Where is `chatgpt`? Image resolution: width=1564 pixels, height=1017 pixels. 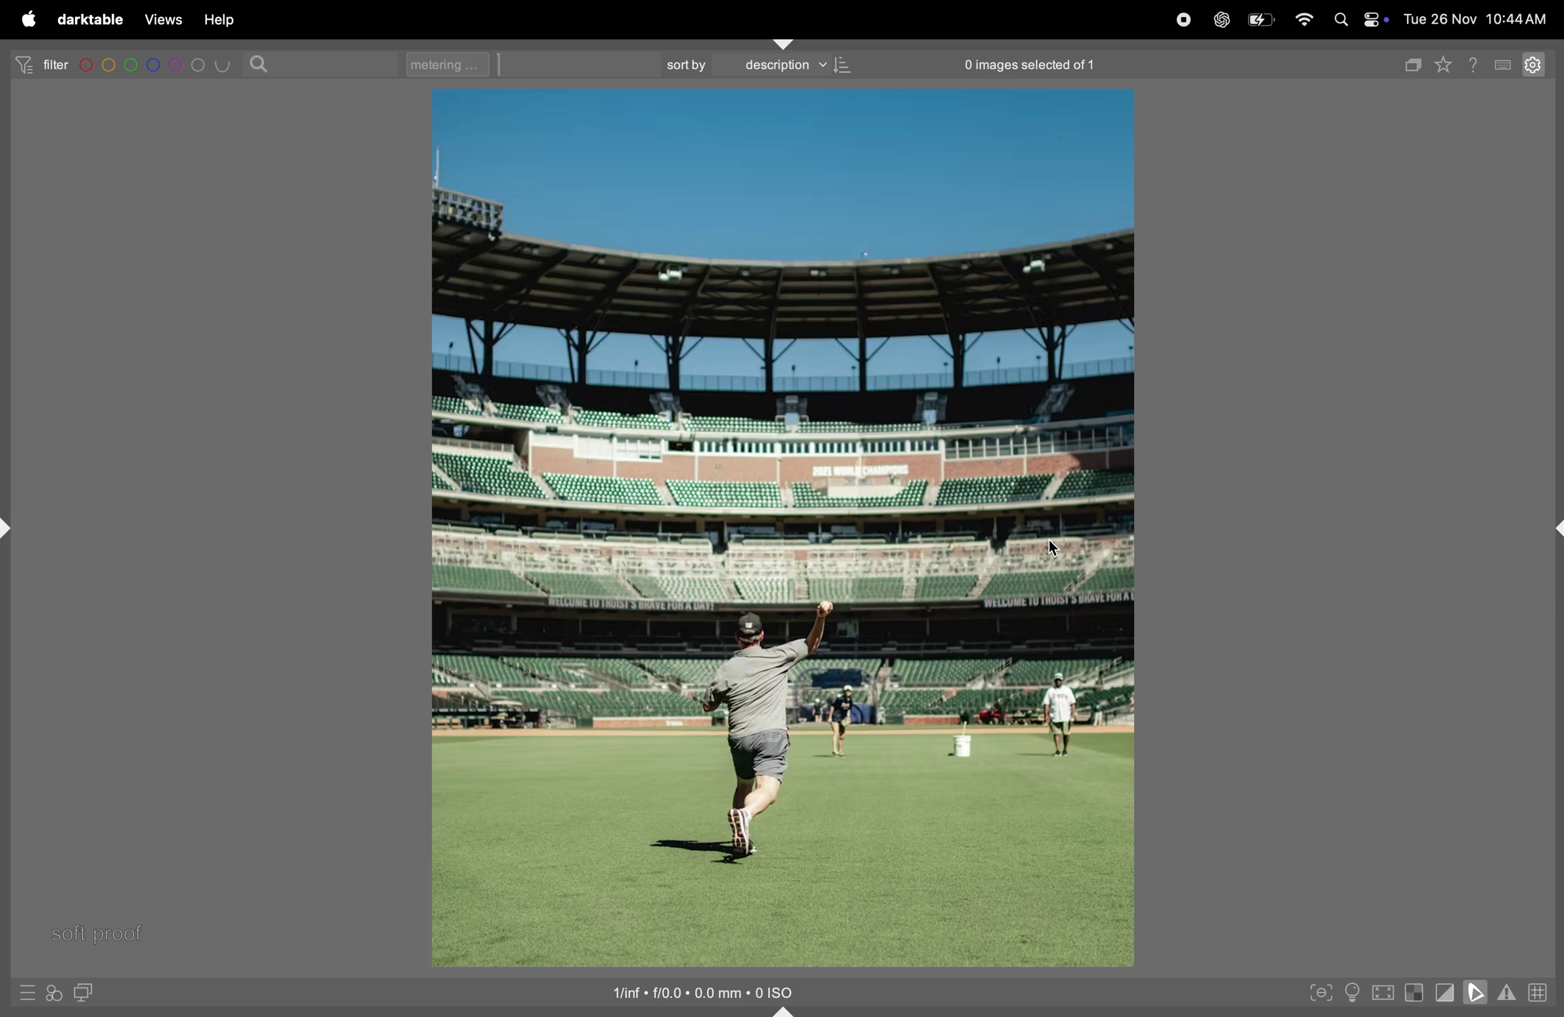
chatgpt is located at coordinates (1219, 20).